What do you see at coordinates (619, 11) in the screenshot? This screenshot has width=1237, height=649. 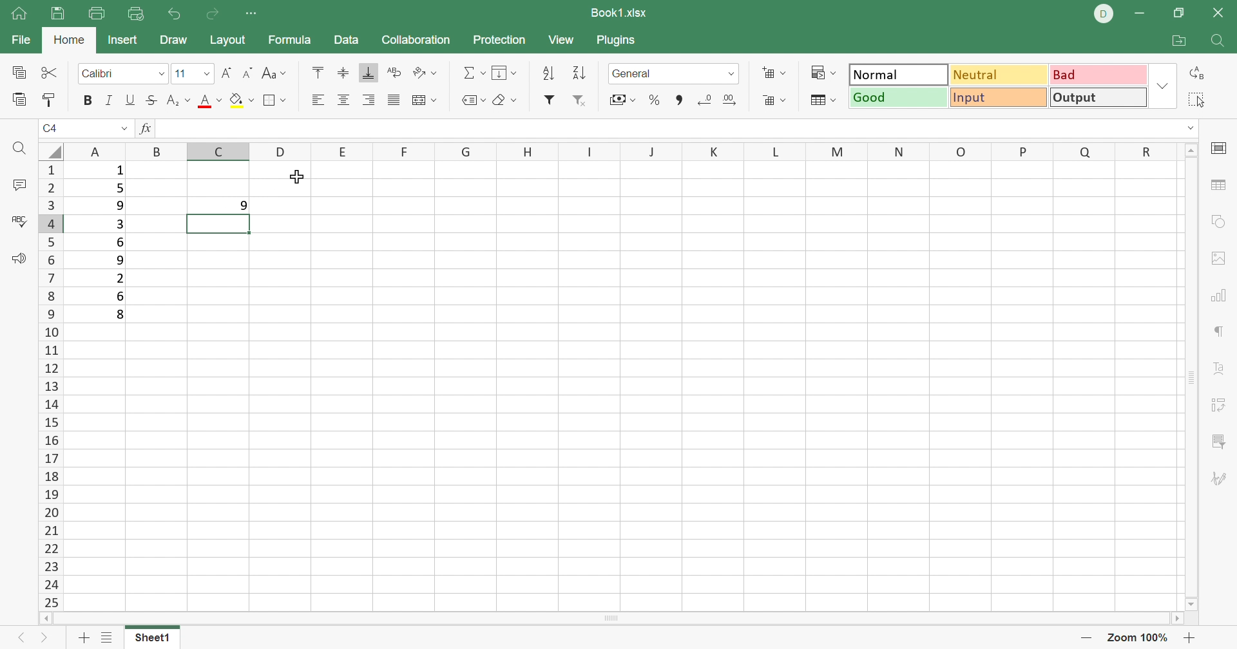 I see `Book1.xlsx` at bounding box center [619, 11].